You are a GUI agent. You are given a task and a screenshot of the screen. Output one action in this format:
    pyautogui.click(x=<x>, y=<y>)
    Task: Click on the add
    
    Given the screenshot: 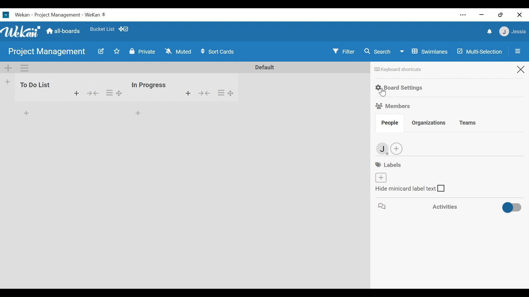 What is the action you would take?
    pyautogui.click(x=76, y=94)
    